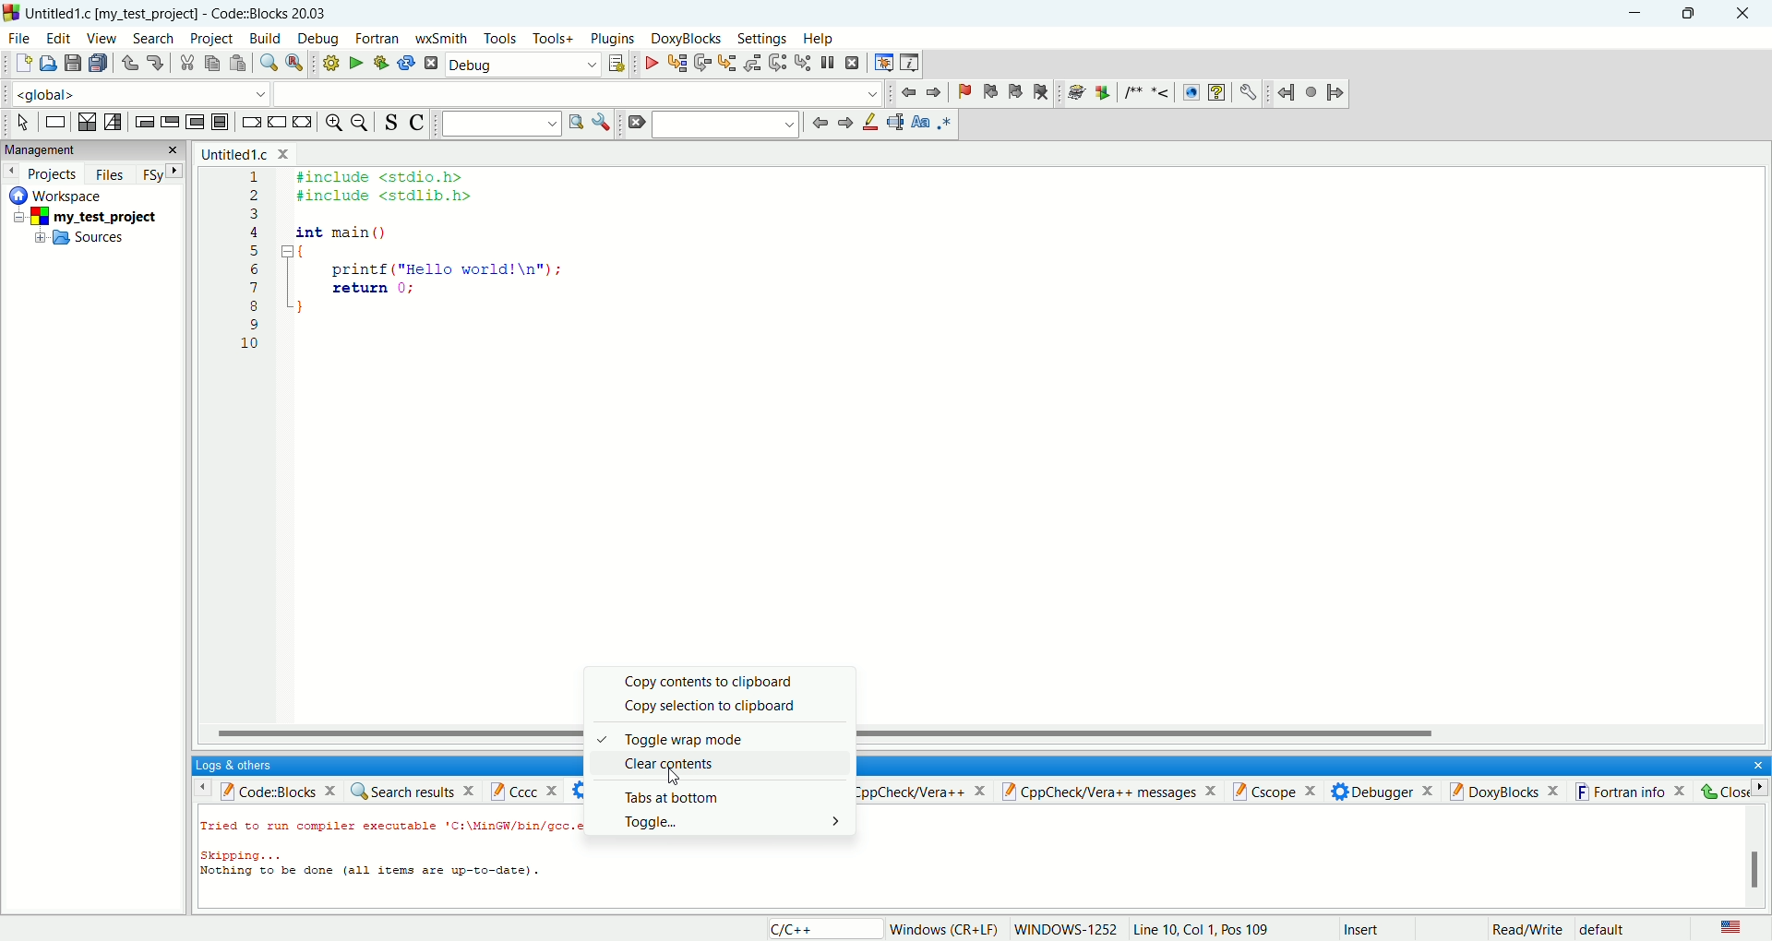  What do you see at coordinates (1103, 94) in the screenshot?
I see `extract documentation` at bounding box center [1103, 94].